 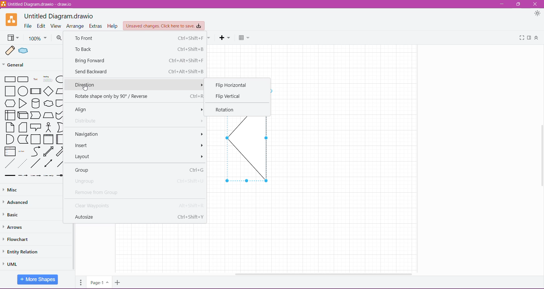 I want to click on Insert, so click(x=139, y=146).